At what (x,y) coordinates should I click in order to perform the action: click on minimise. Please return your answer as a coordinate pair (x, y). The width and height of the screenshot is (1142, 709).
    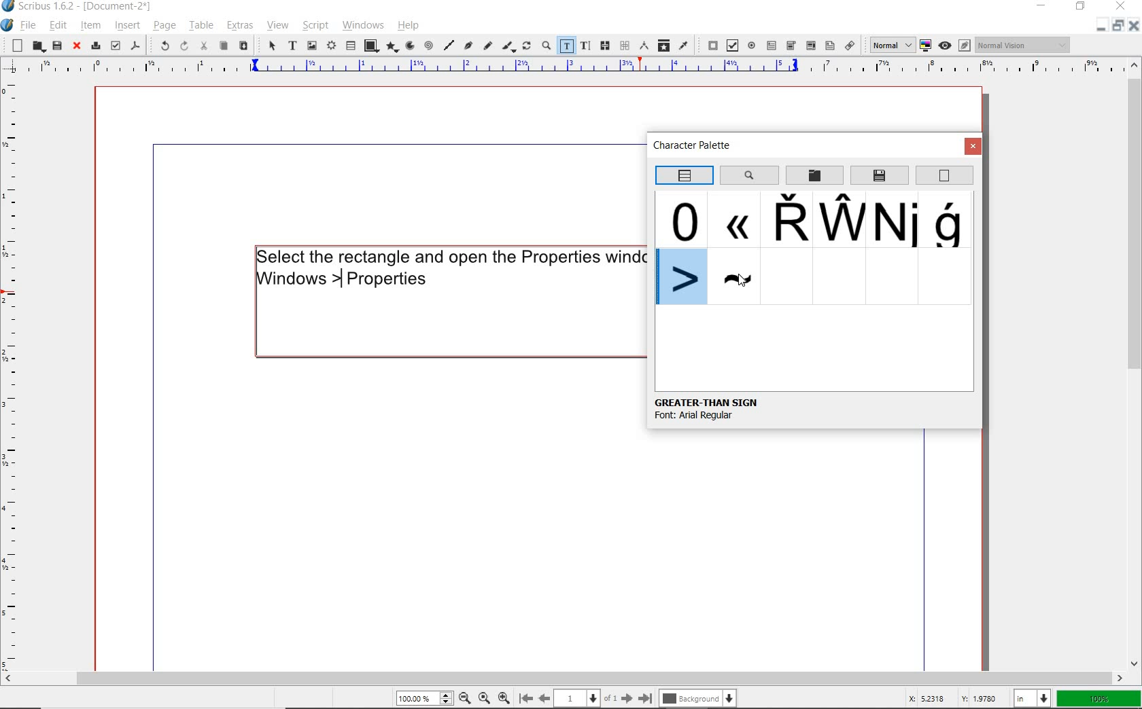
    Looking at the image, I should click on (1098, 28).